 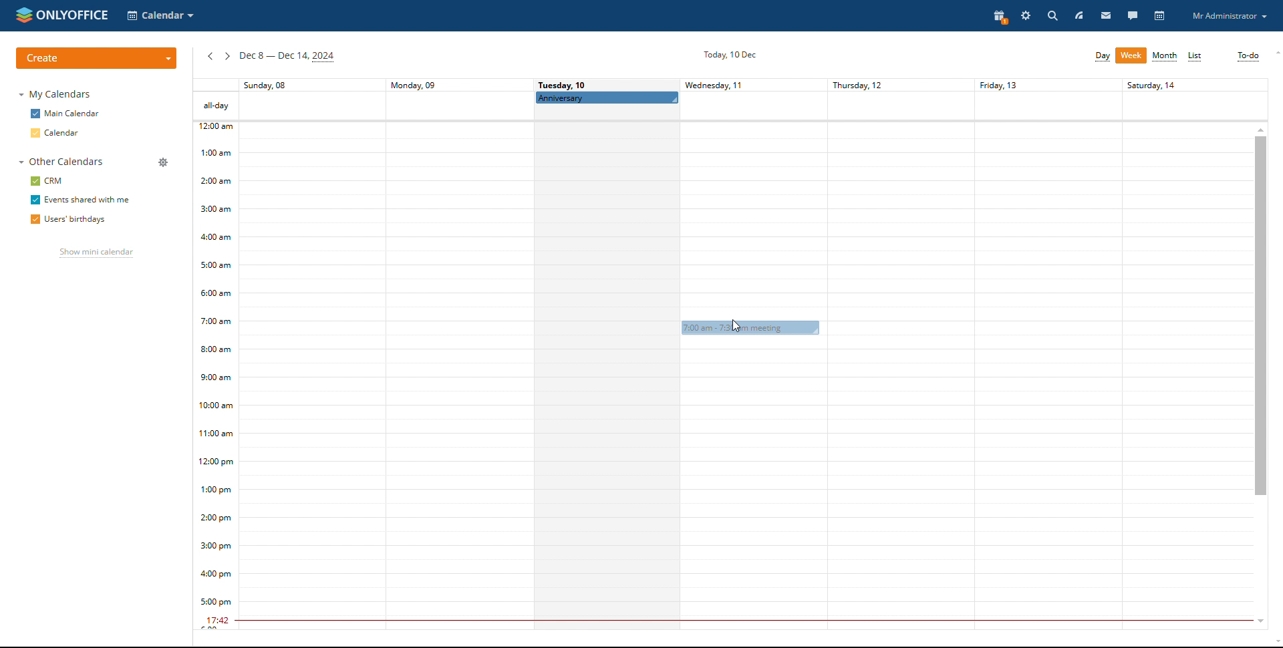 I want to click on other calendars, so click(x=59, y=162).